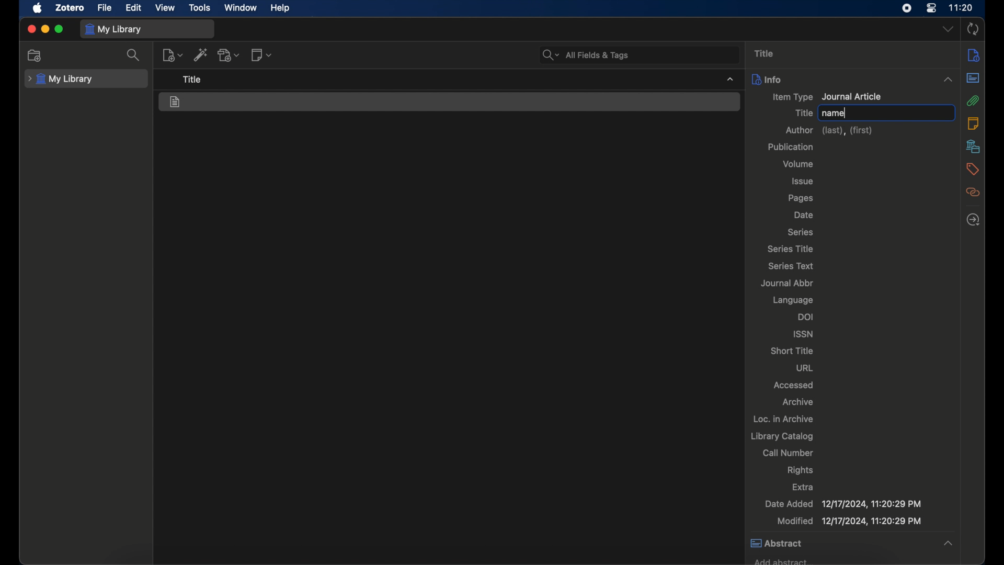 This screenshot has height=565, width=1004. Describe the element at coordinates (843, 503) in the screenshot. I see `date added` at that location.